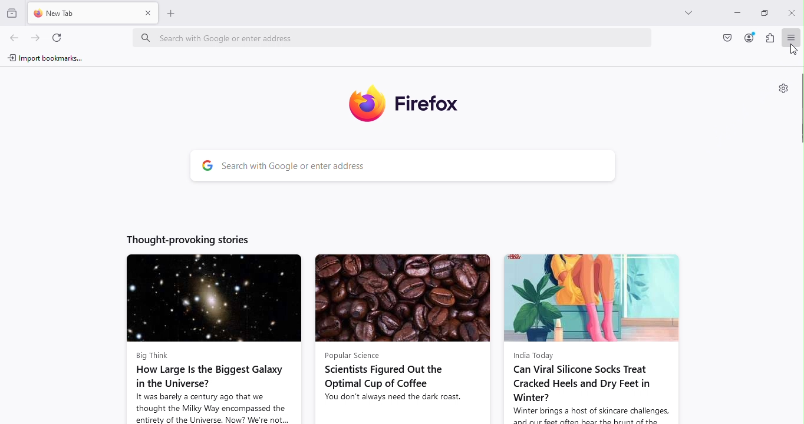 The image size is (804, 424). What do you see at coordinates (47, 59) in the screenshot?
I see `Import bookmarks` at bounding box center [47, 59].